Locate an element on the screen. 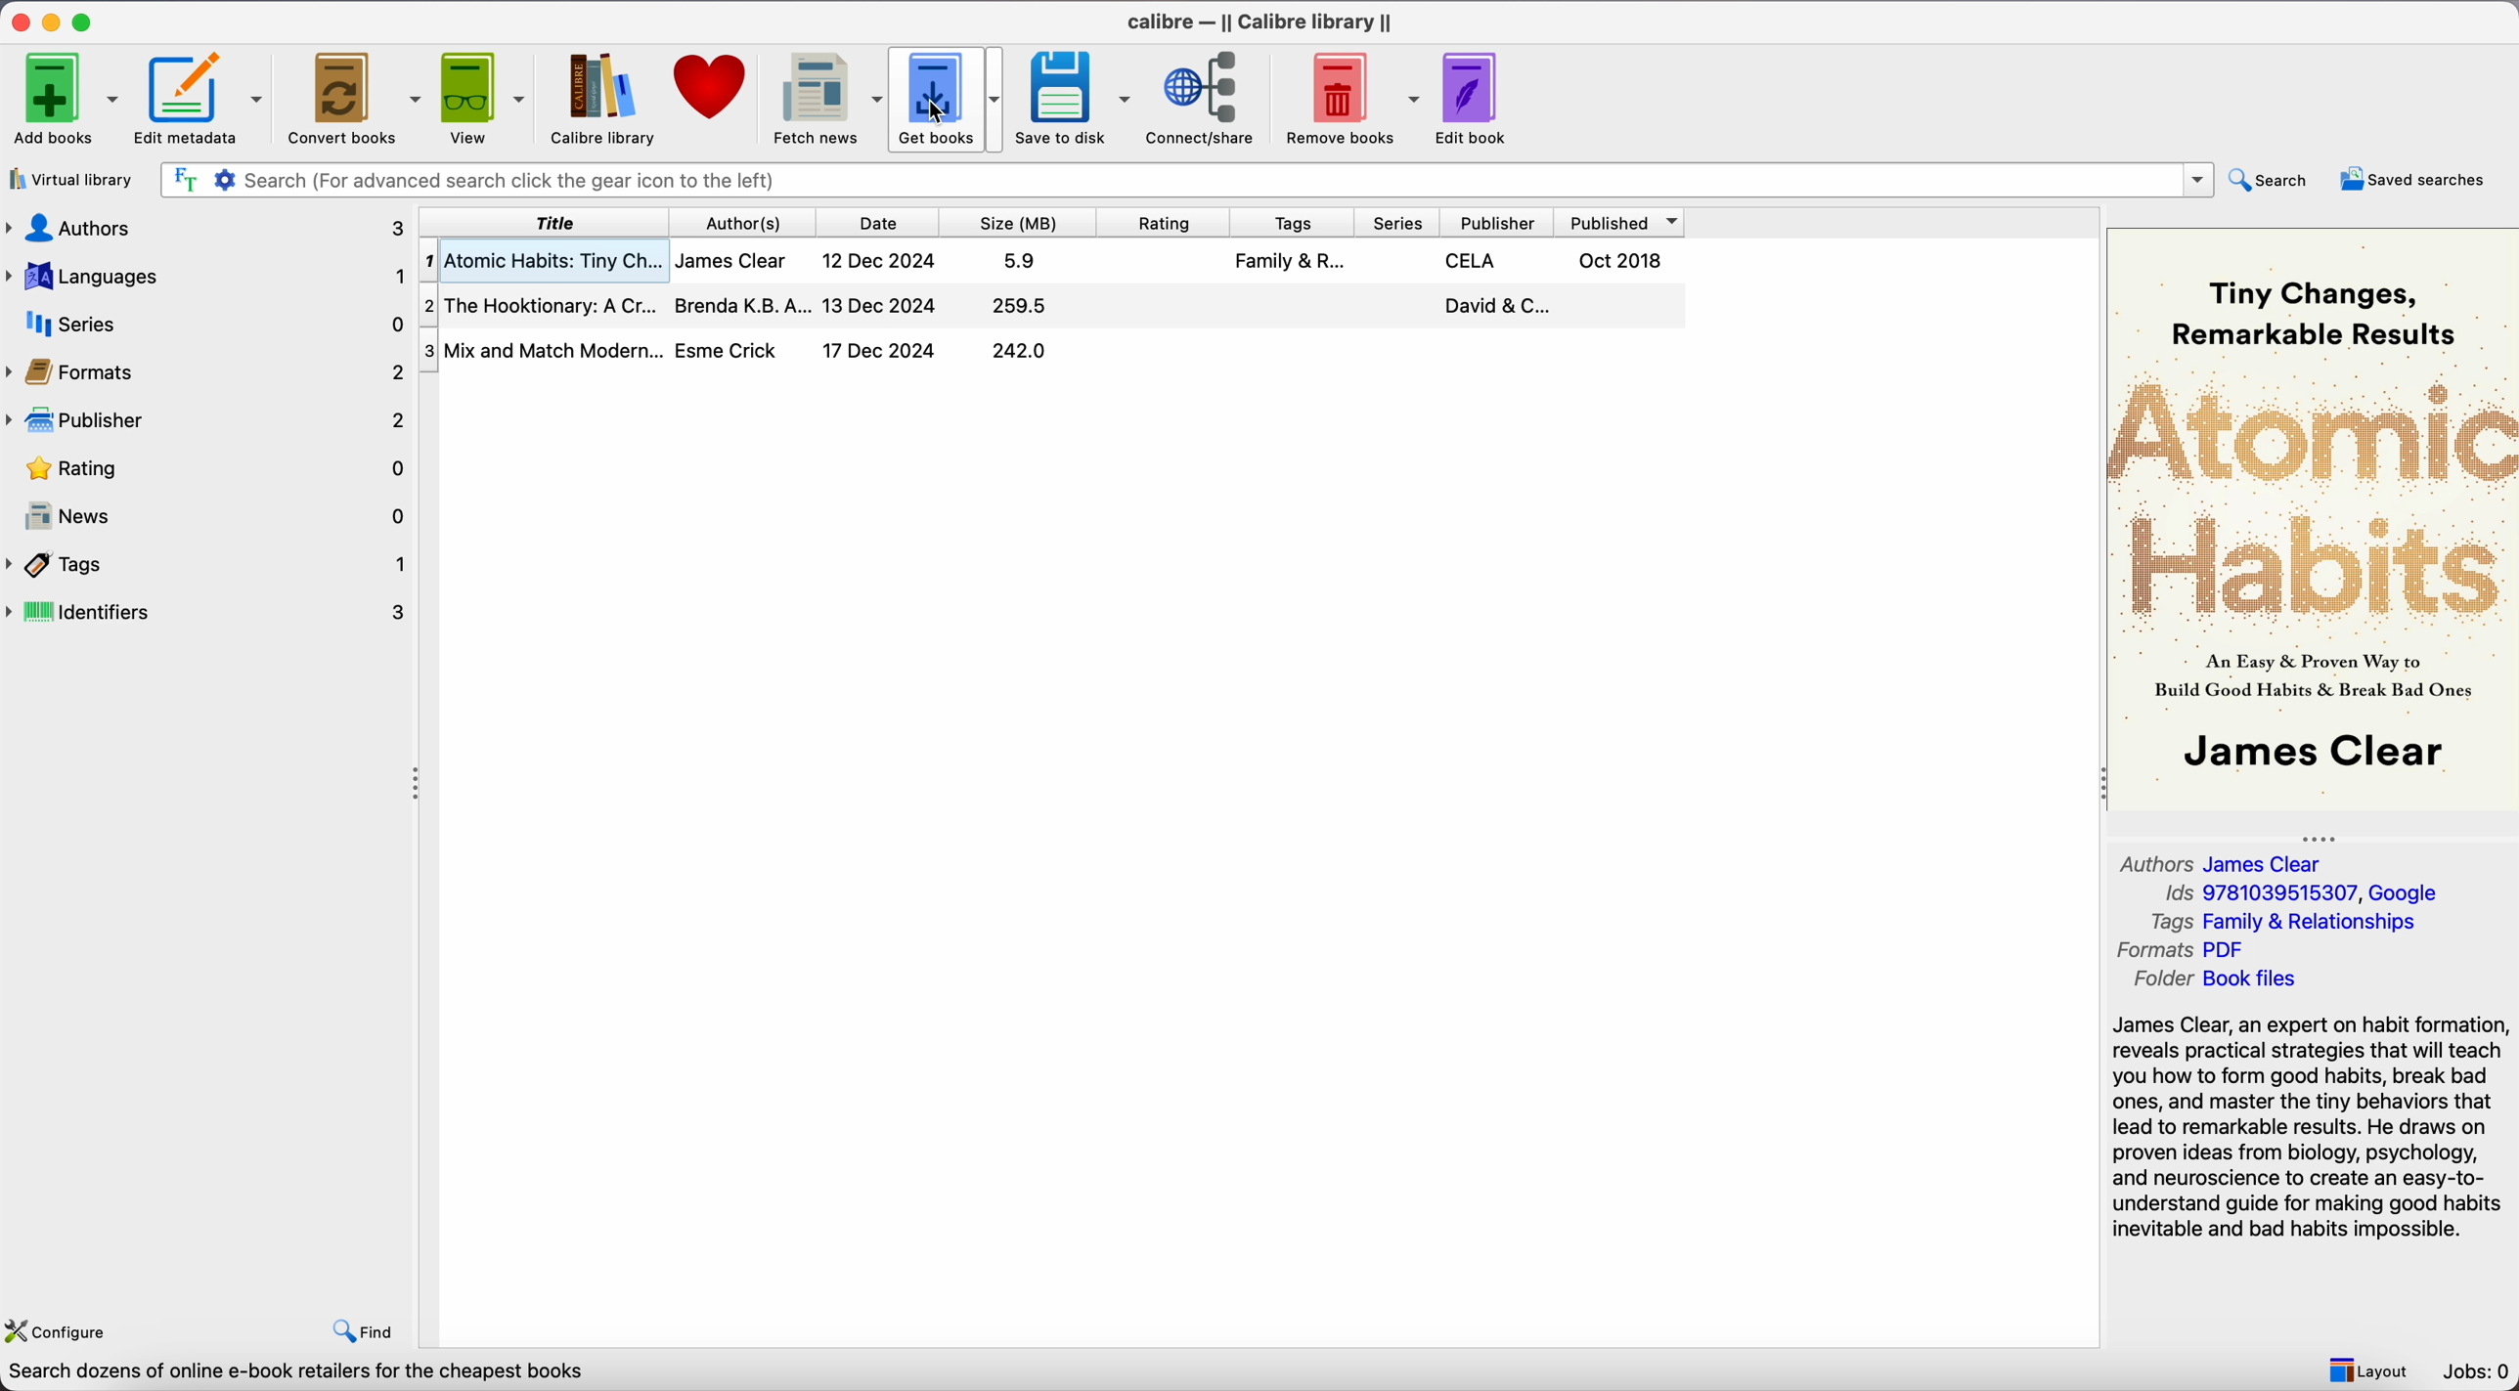 The image size is (2519, 1391). series is located at coordinates (1396, 222).